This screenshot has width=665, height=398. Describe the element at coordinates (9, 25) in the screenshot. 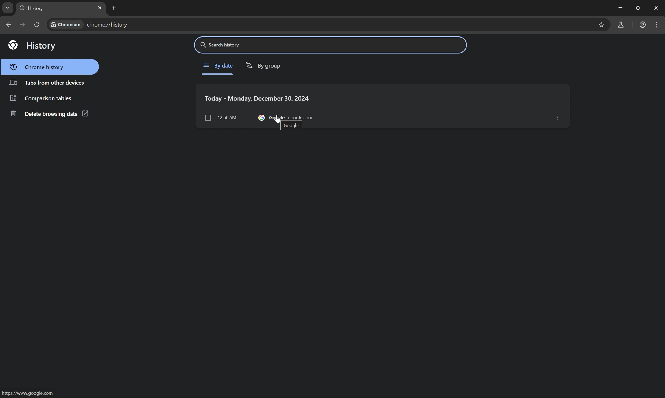

I see `previous` at that location.